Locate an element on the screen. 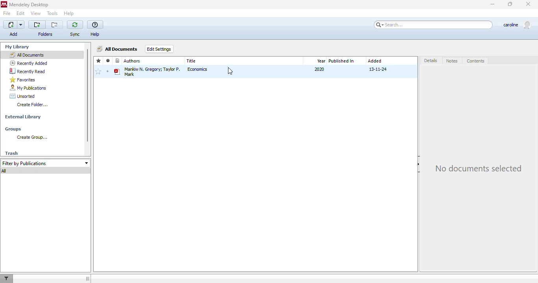  maximize is located at coordinates (510, 4).